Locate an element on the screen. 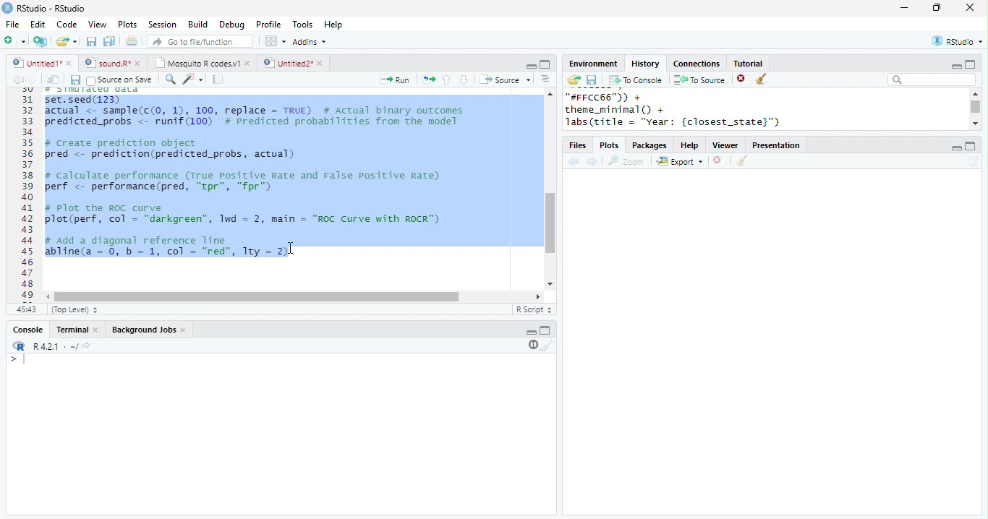 This screenshot has width=988, height=519. scroll left is located at coordinates (49, 297).